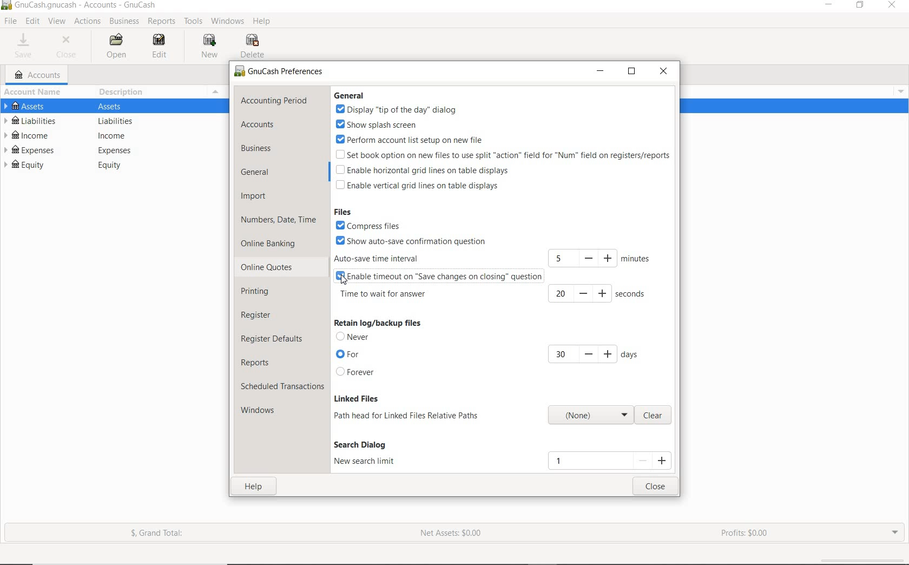 Image resolution: width=909 pixels, height=565 pixels. I want to click on NET ASSETS, so click(451, 533).